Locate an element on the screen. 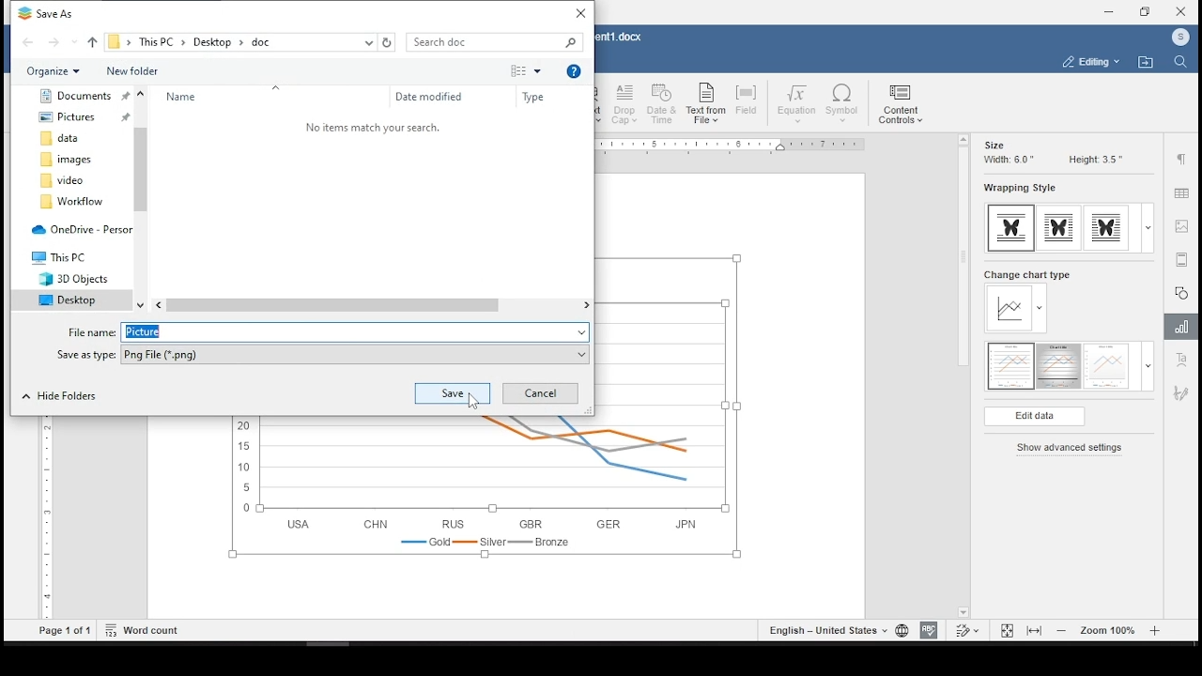  Workflow is located at coordinates (78, 202).